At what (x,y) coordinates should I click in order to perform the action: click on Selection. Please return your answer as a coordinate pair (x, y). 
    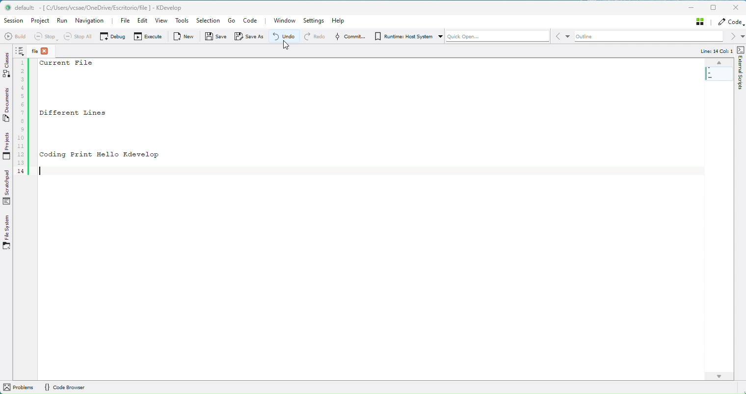
    Looking at the image, I should click on (207, 21).